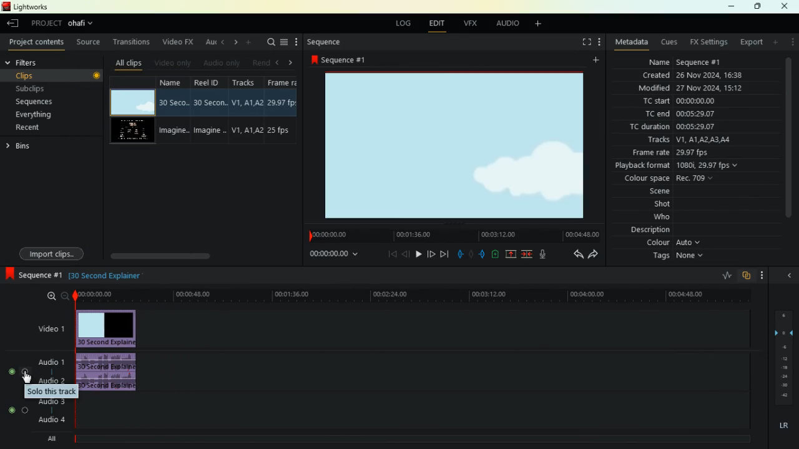 This screenshot has height=449, width=799. I want to click on video 1, so click(51, 330).